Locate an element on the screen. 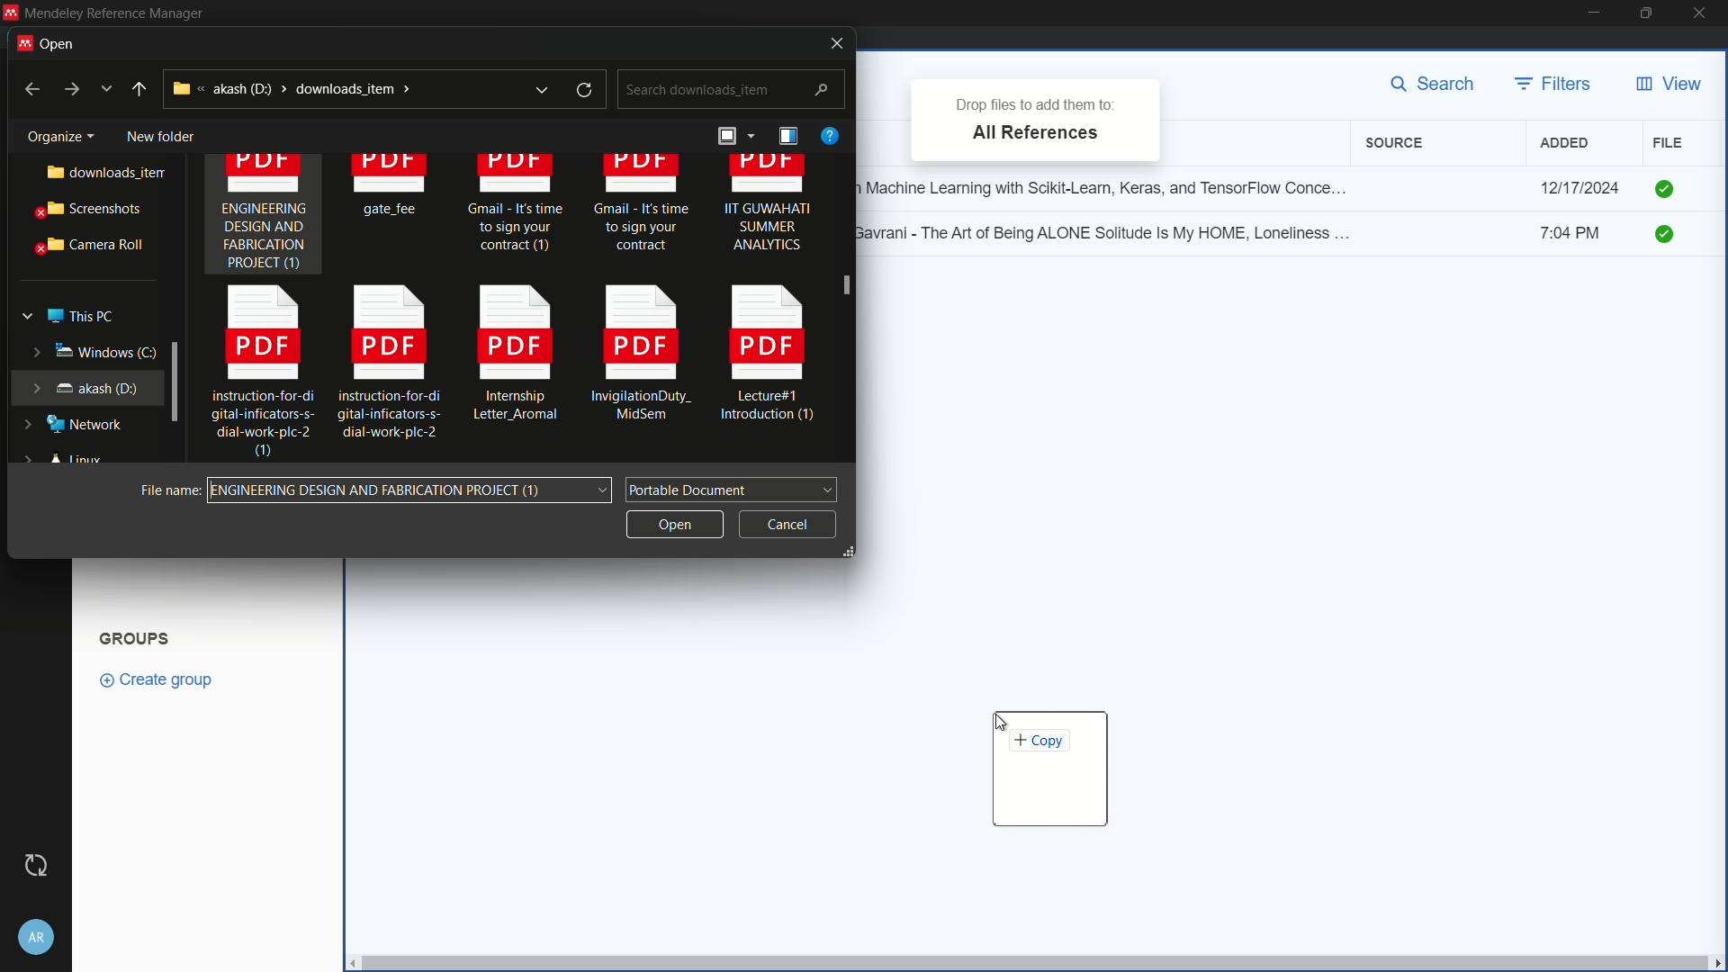  windows (c:) is located at coordinates (81, 351).